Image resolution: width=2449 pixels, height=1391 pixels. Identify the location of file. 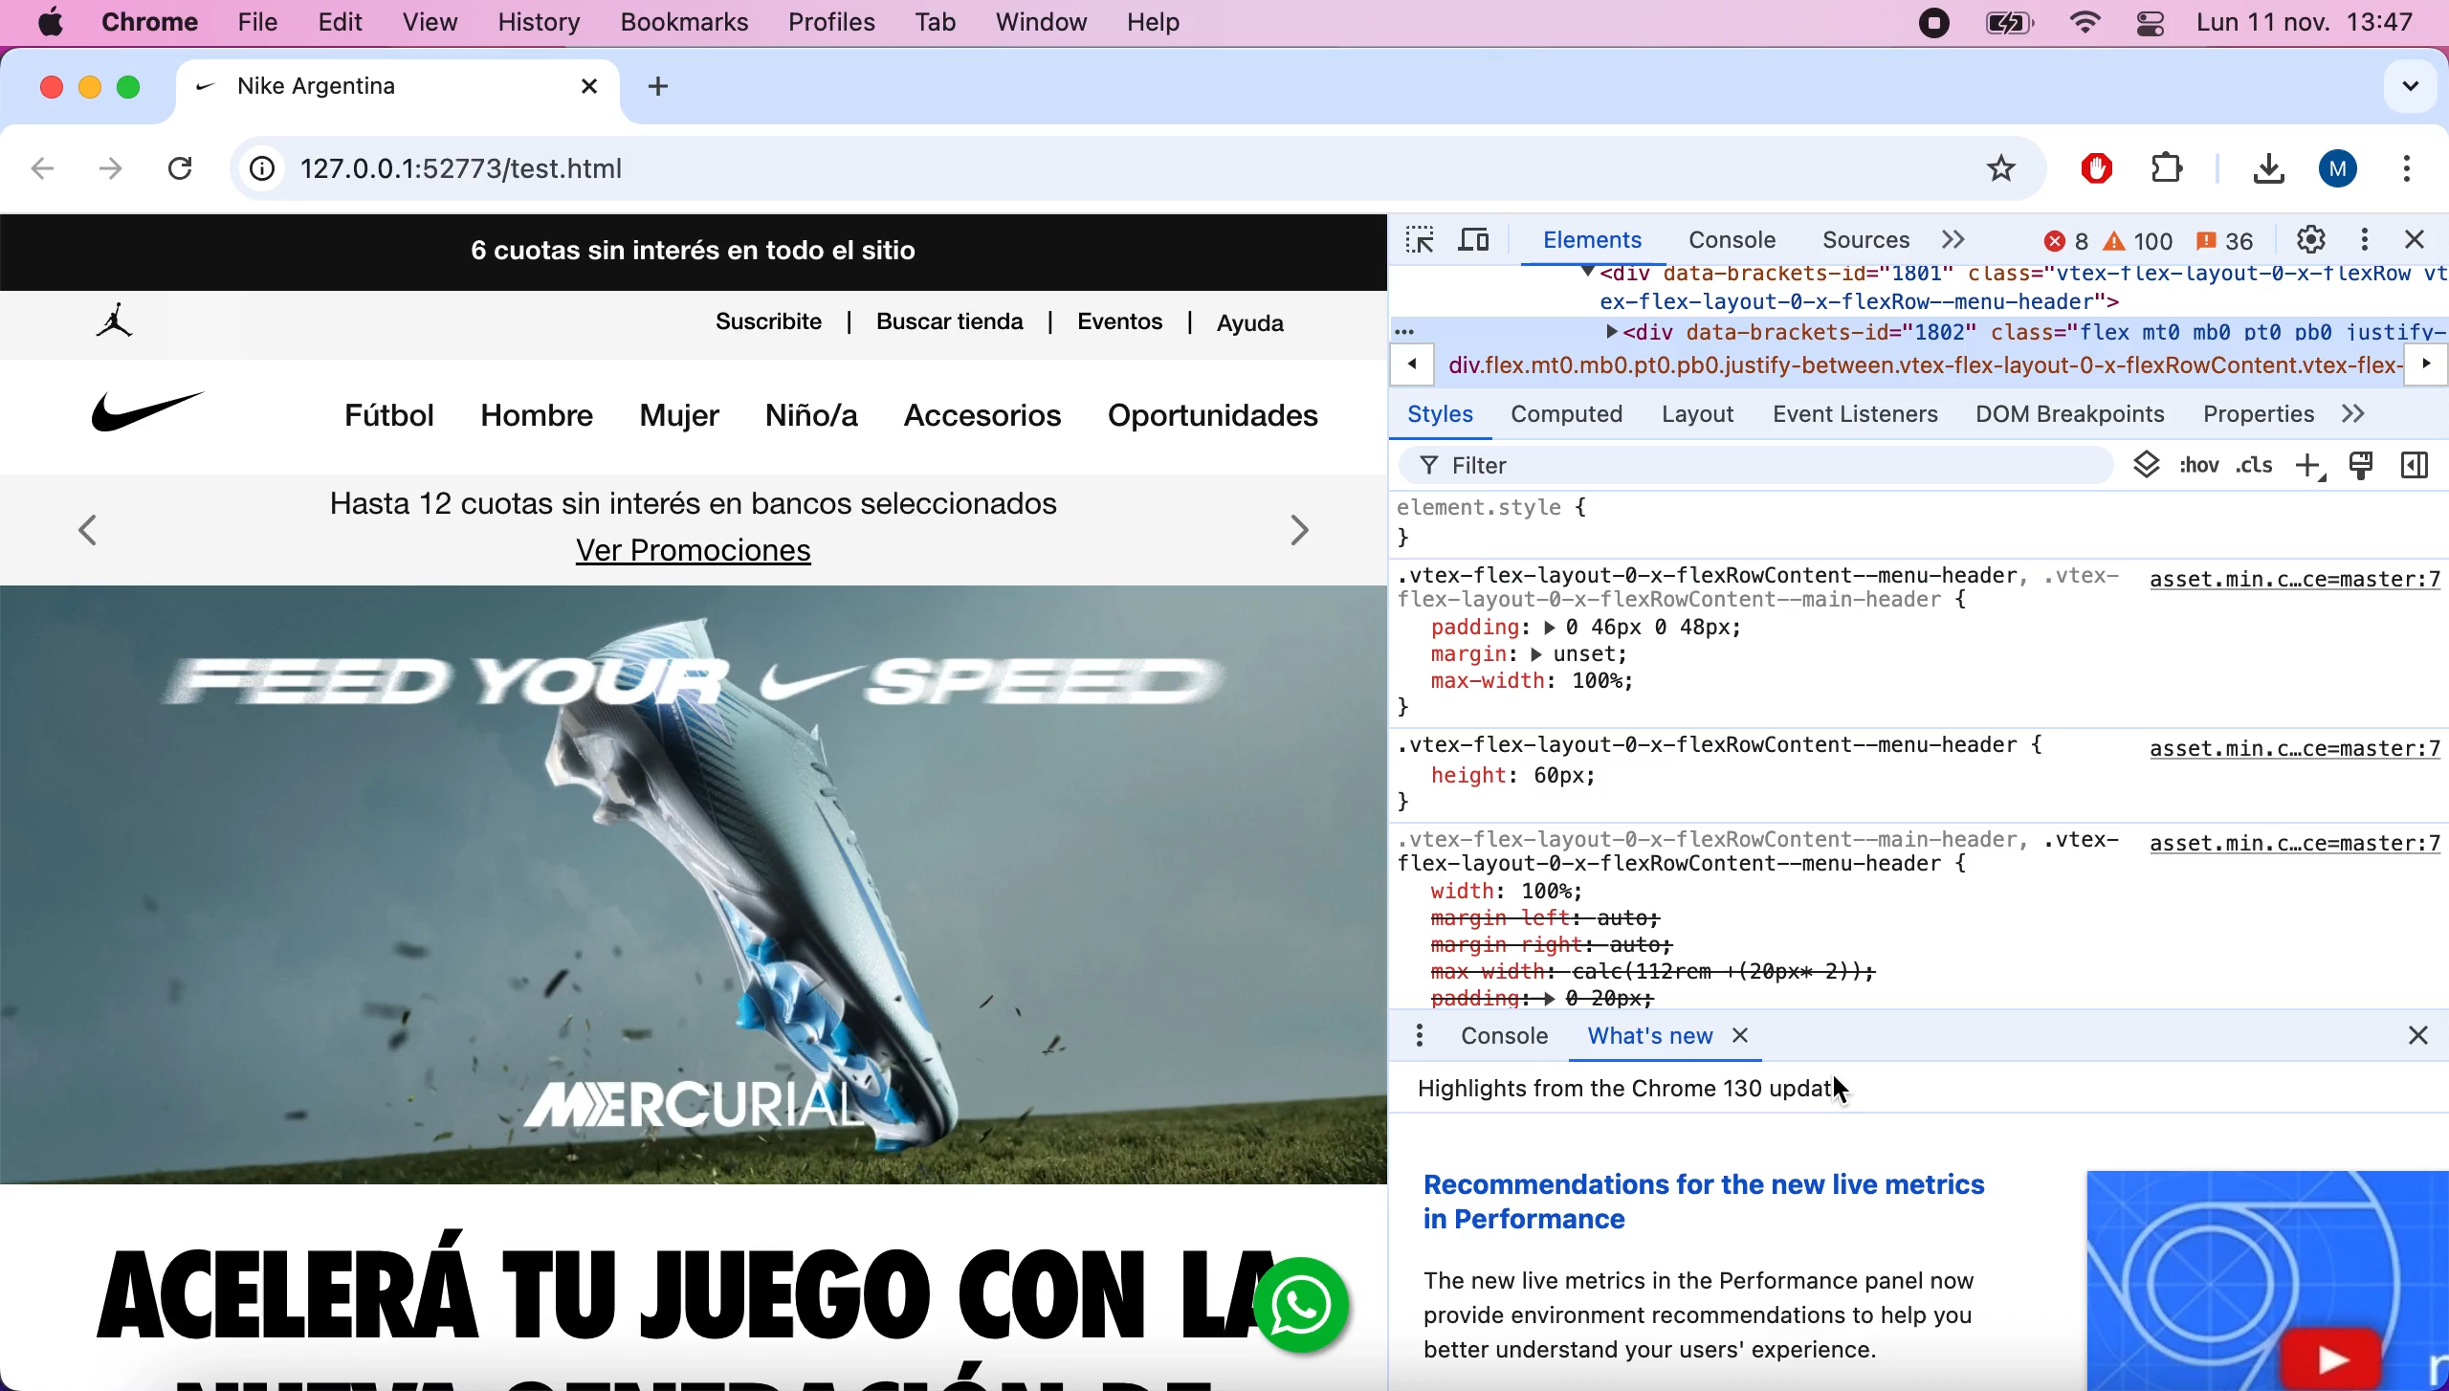
(266, 21).